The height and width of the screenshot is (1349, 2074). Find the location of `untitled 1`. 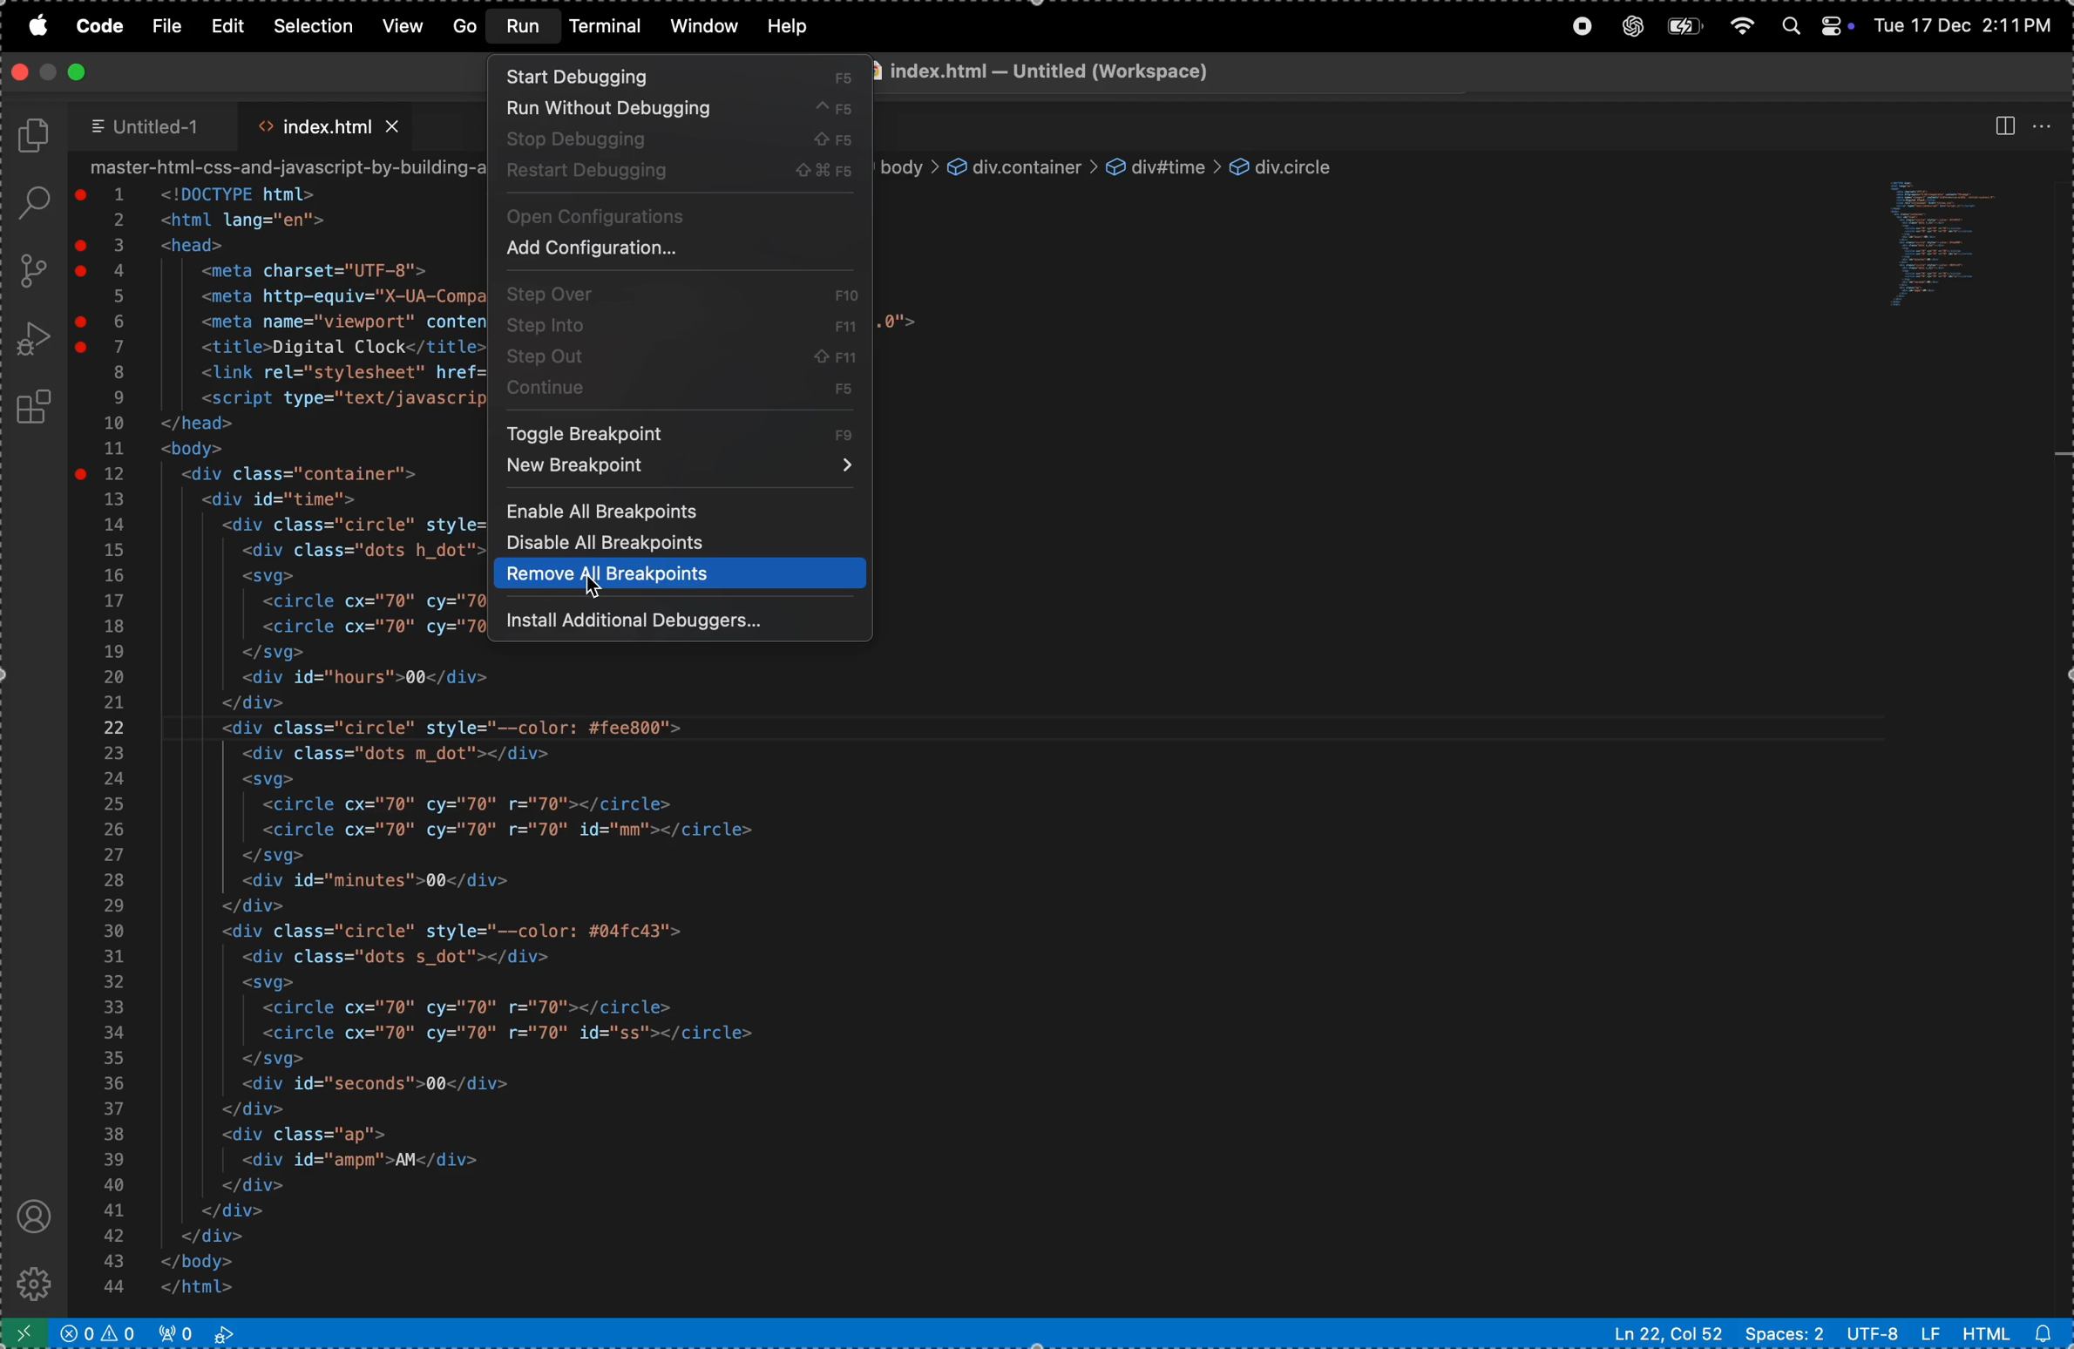

untitled 1 is located at coordinates (153, 126).